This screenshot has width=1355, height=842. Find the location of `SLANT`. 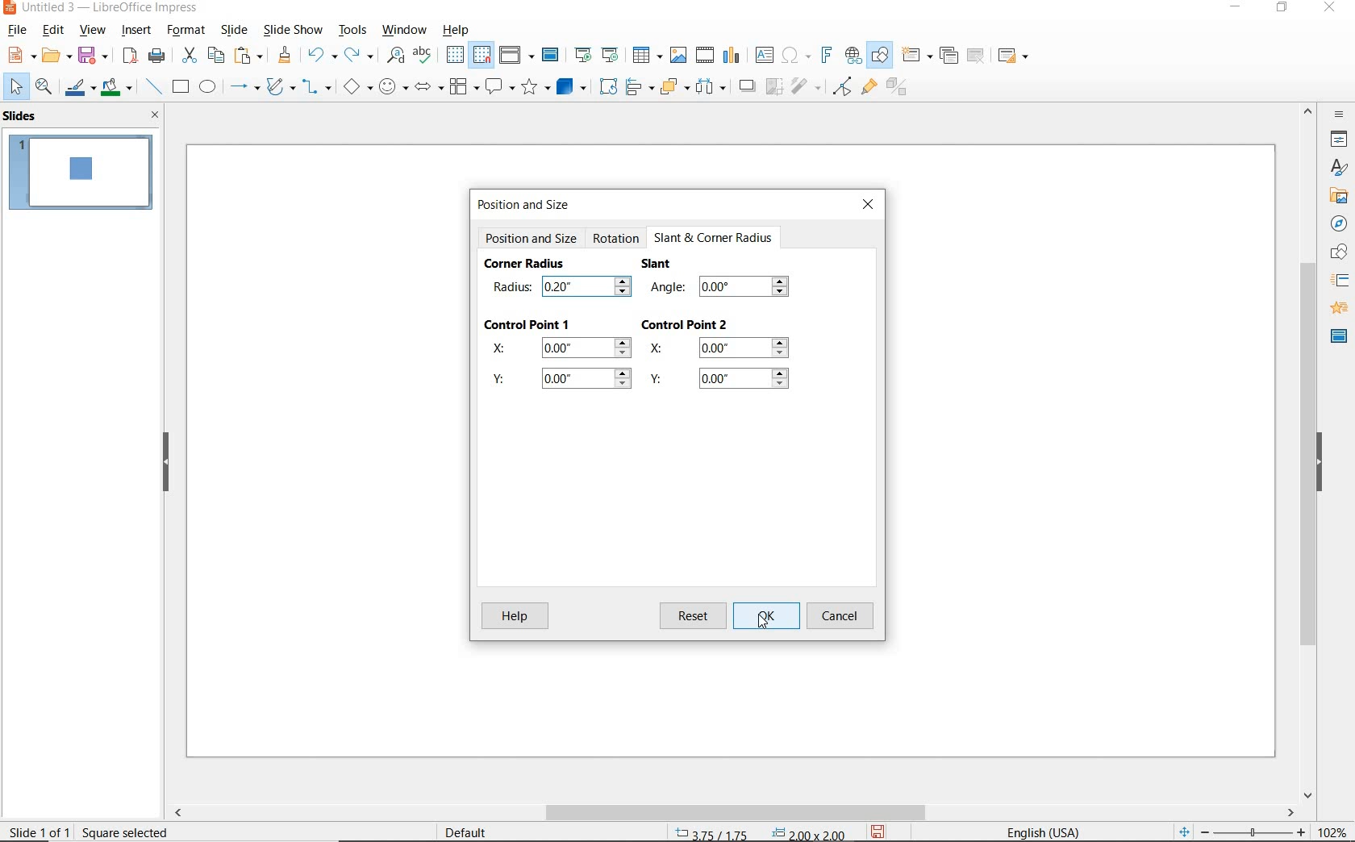

SLANT is located at coordinates (657, 265).